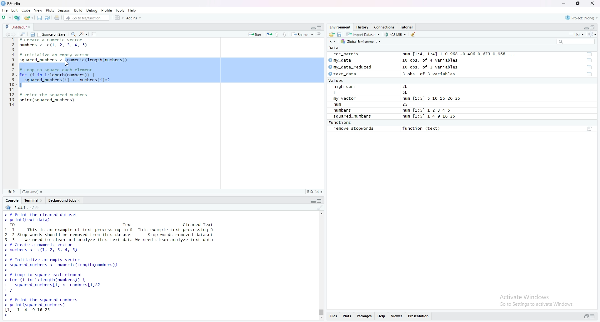  Describe the element at coordinates (28, 17) in the screenshot. I see `Open an existing file` at that location.